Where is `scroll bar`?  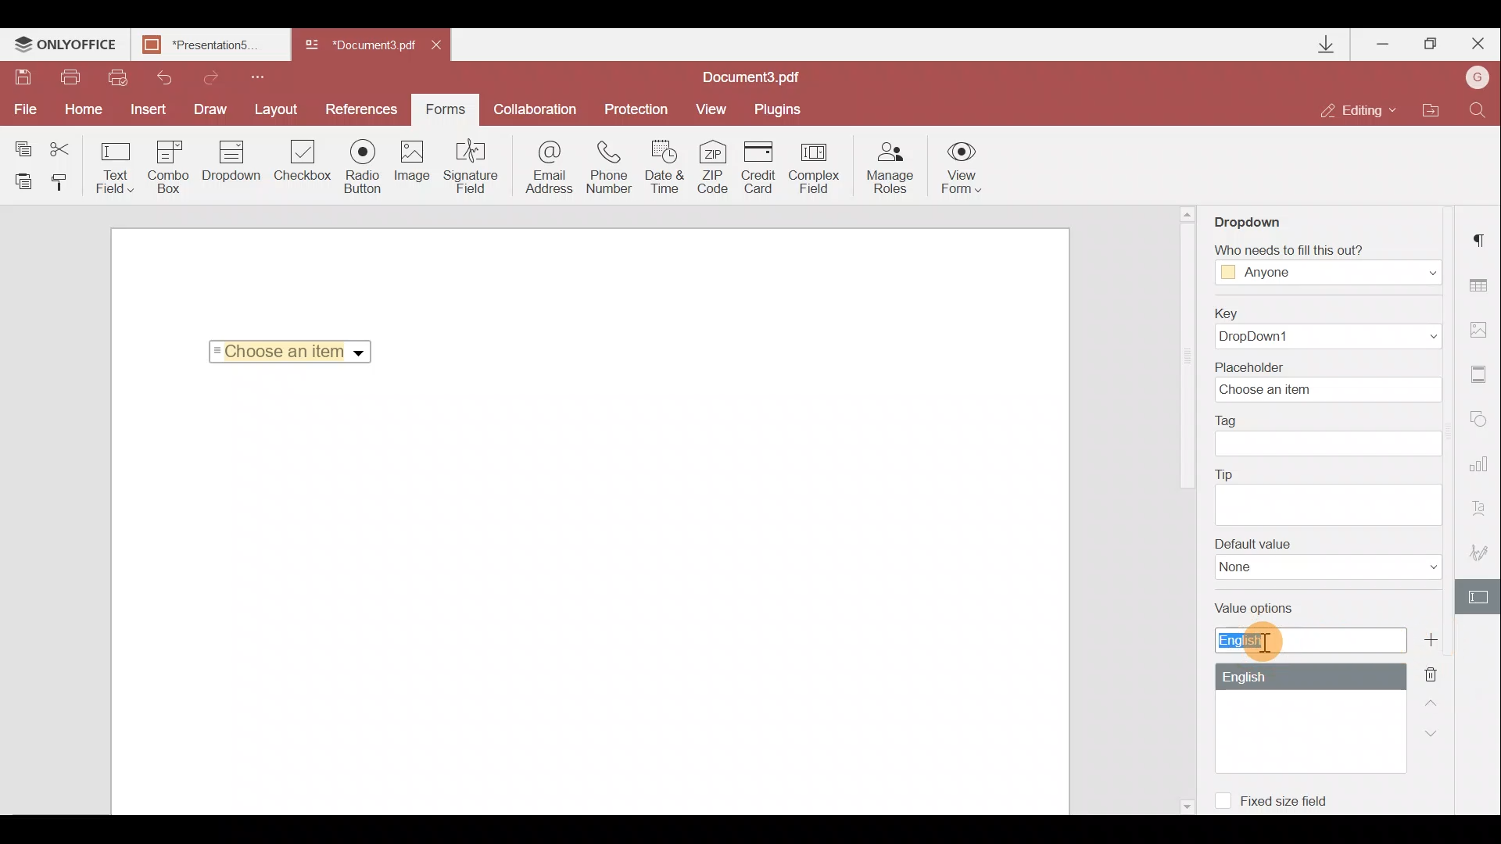 scroll bar is located at coordinates (1185, 359).